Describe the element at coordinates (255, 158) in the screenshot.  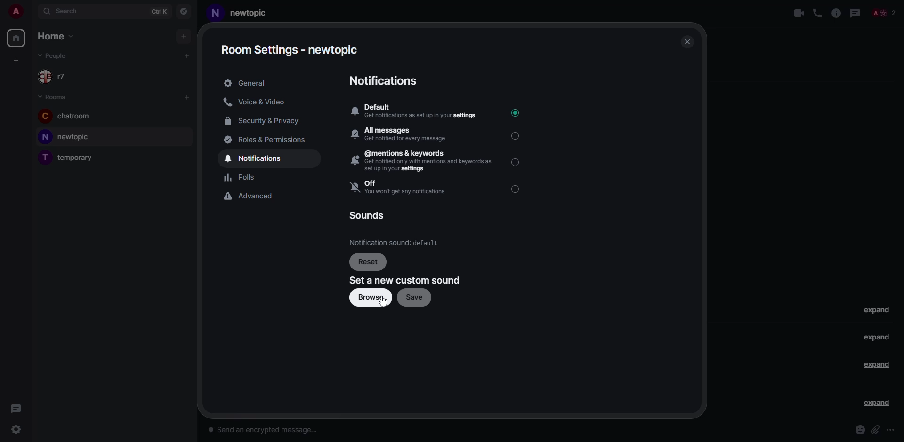
I see `notifications` at that location.